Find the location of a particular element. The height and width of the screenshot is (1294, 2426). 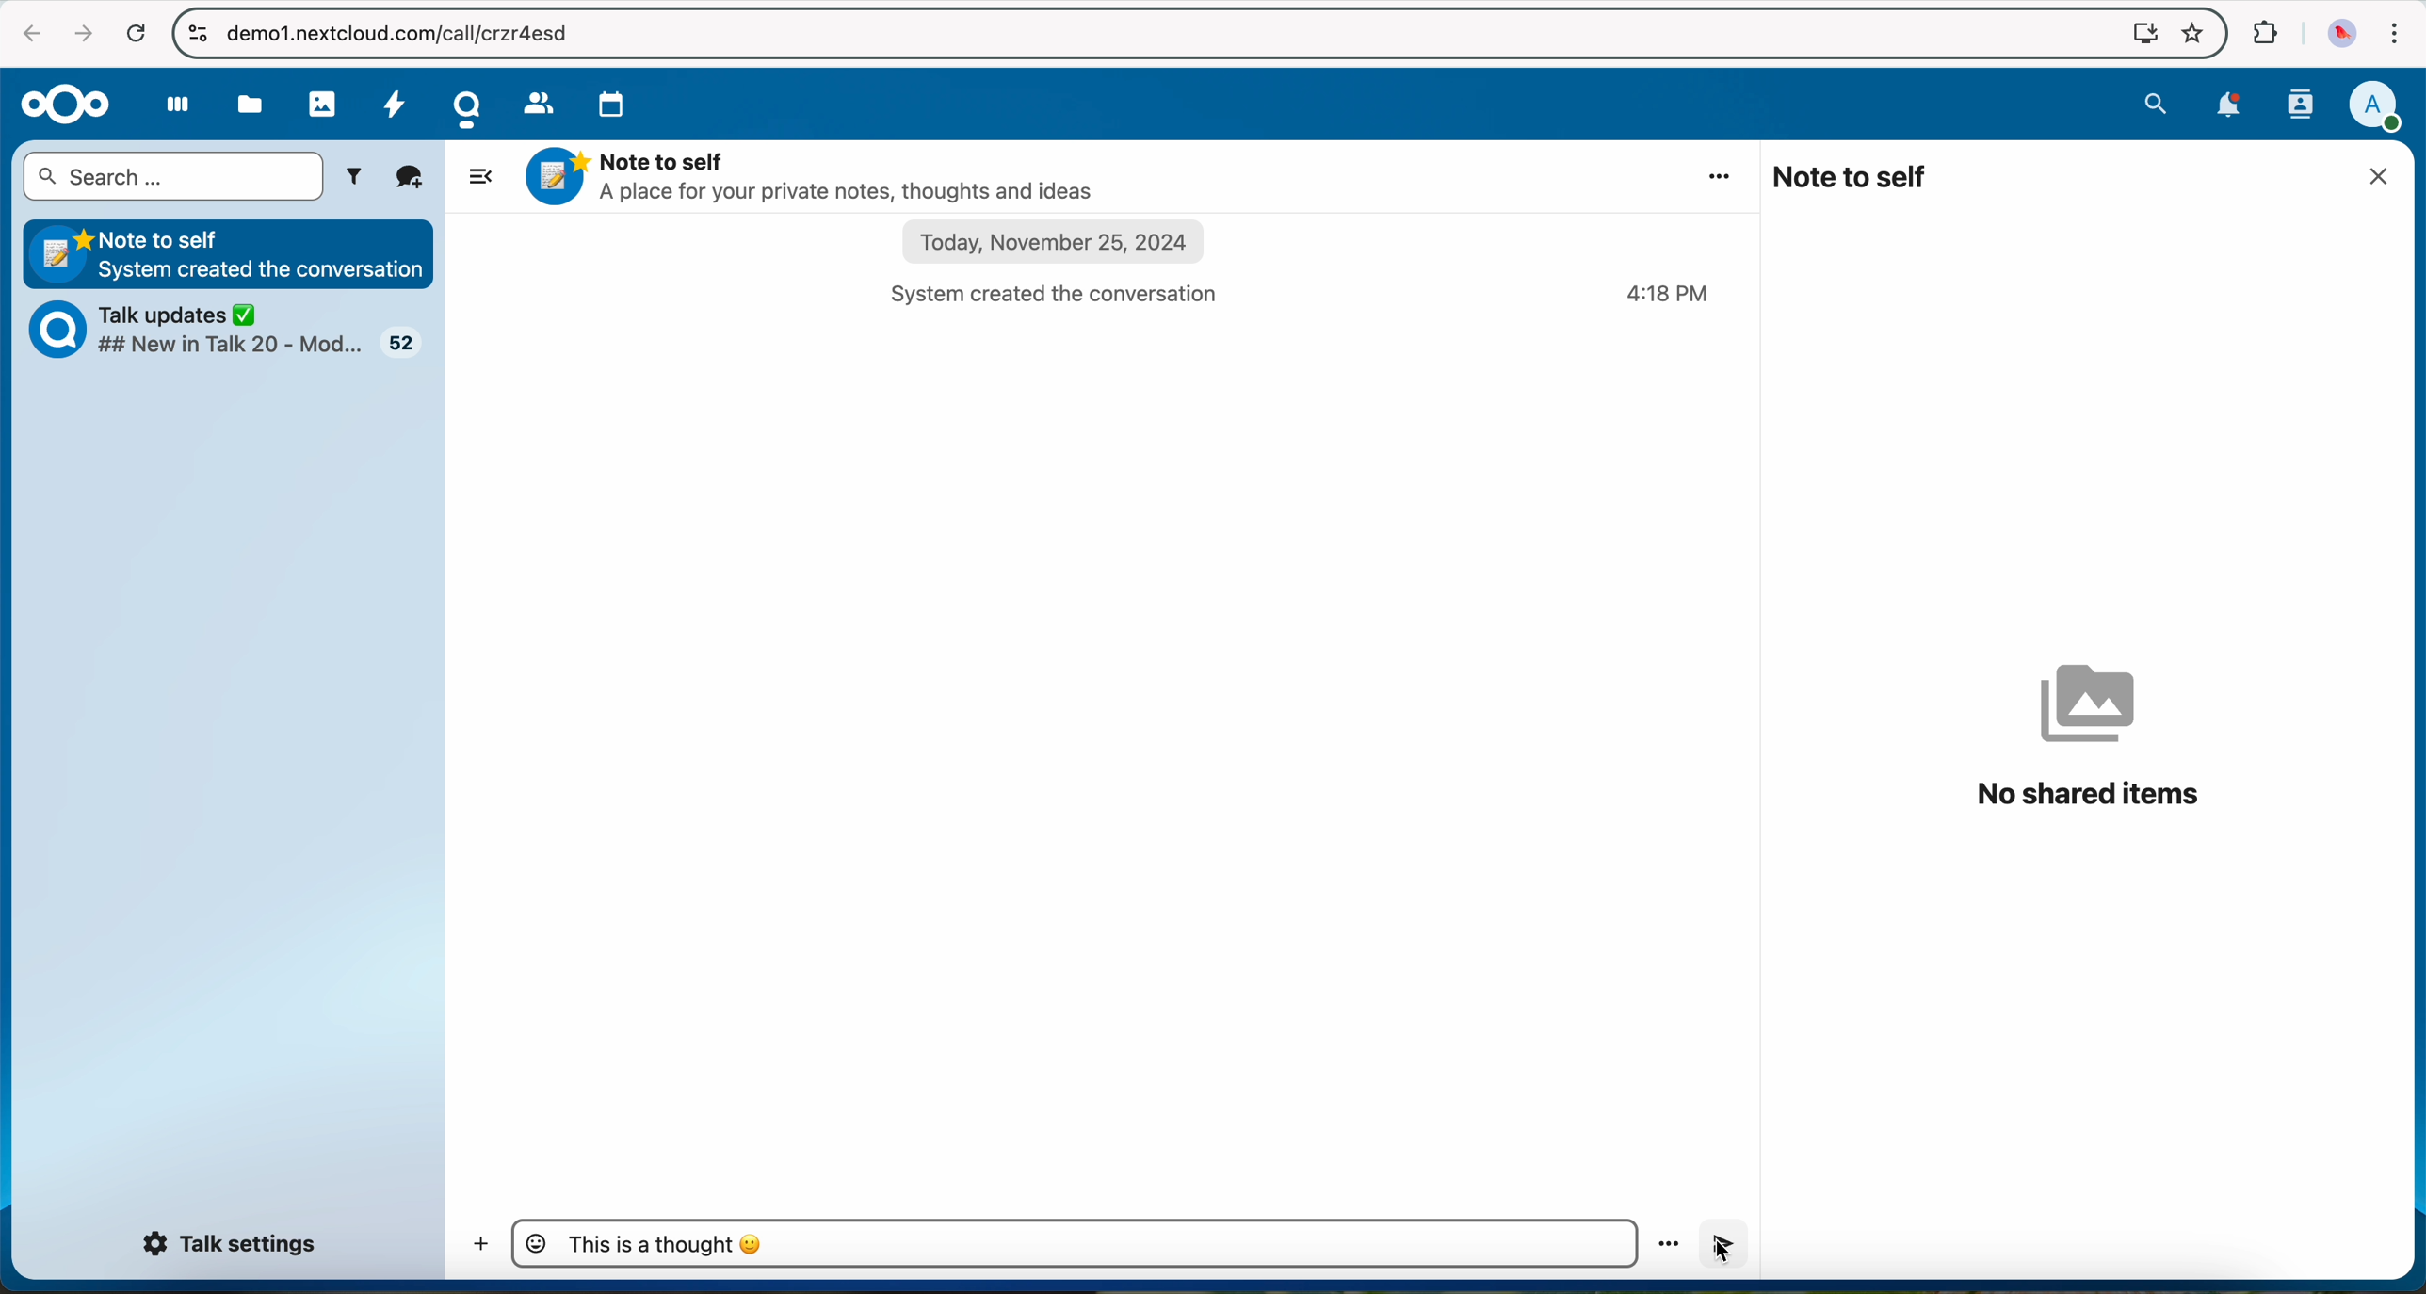

hide side bar is located at coordinates (477, 174).